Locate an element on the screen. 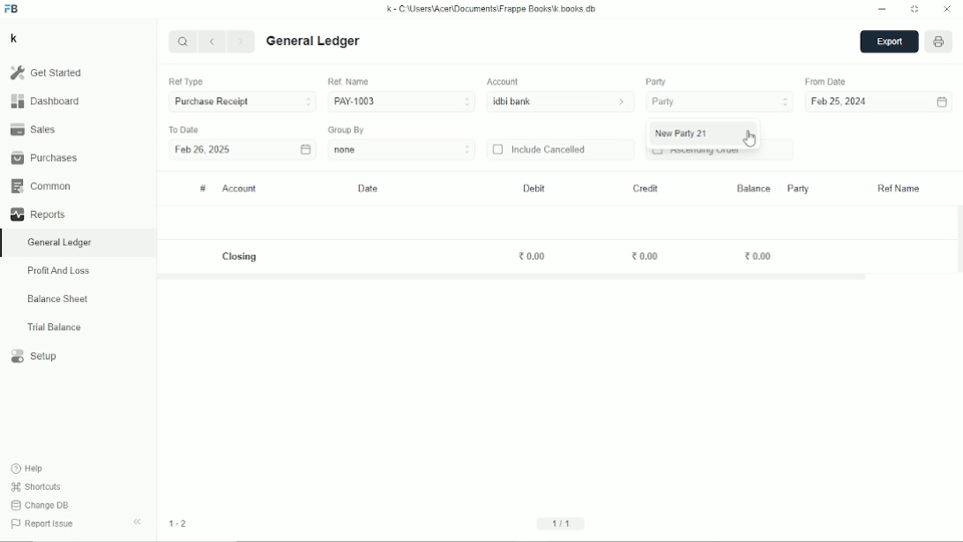  Trial balance is located at coordinates (55, 327).